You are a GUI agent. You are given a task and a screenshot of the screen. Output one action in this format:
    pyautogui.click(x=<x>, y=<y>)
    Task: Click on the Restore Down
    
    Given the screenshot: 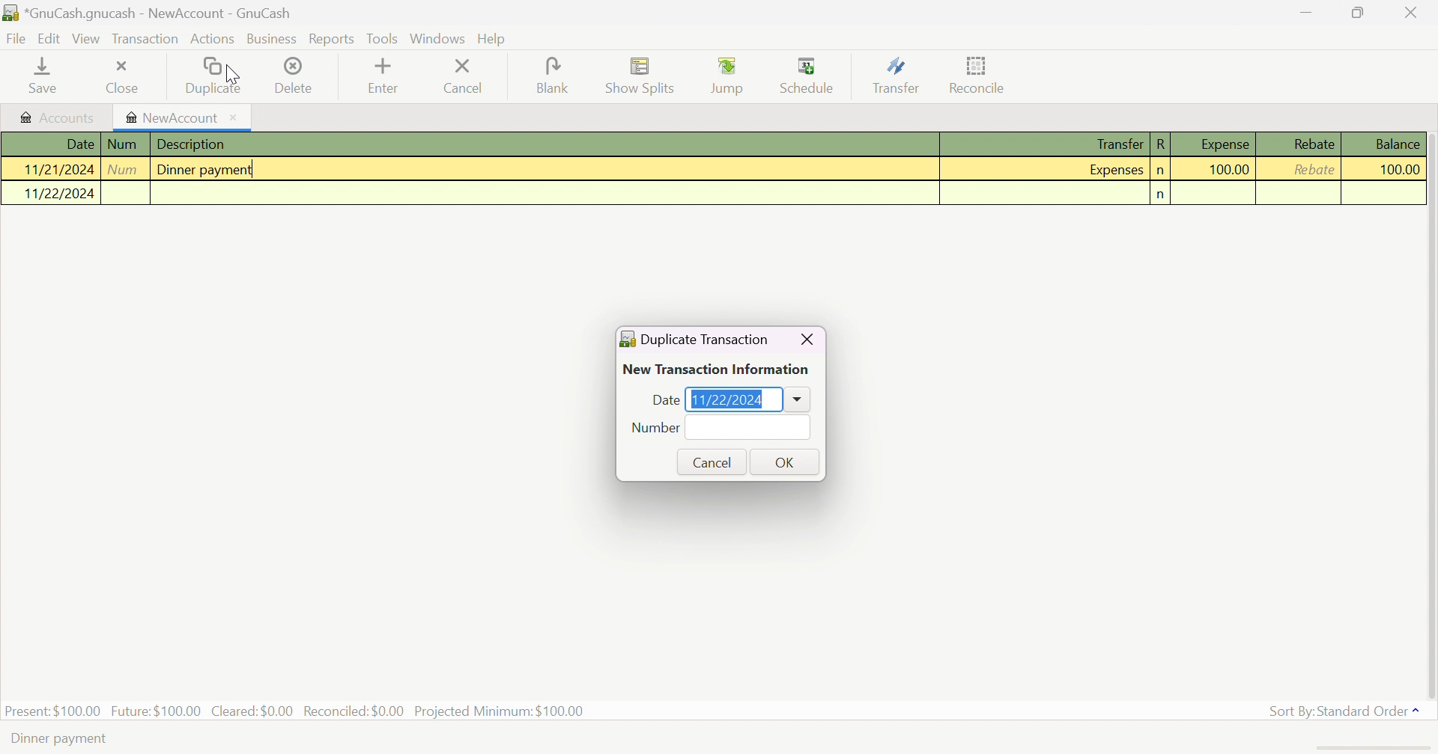 What is the action you would take?
    pyautogui.click(x=1360, y=13)
    